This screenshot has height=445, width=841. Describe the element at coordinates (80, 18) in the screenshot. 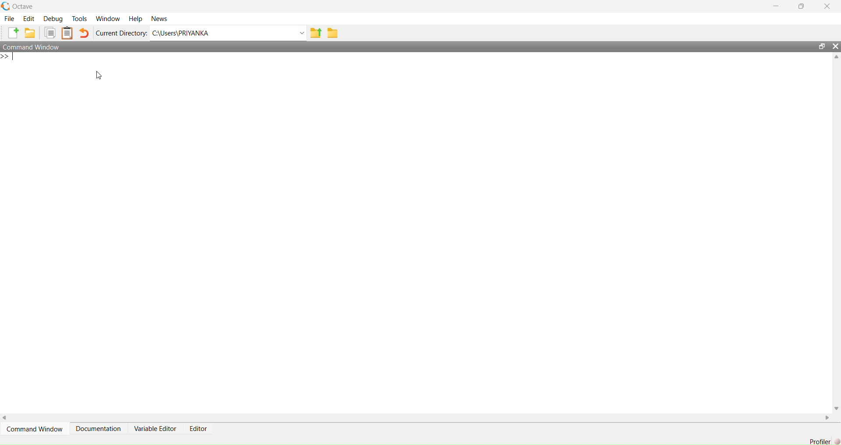

I see `Tools` at that location.